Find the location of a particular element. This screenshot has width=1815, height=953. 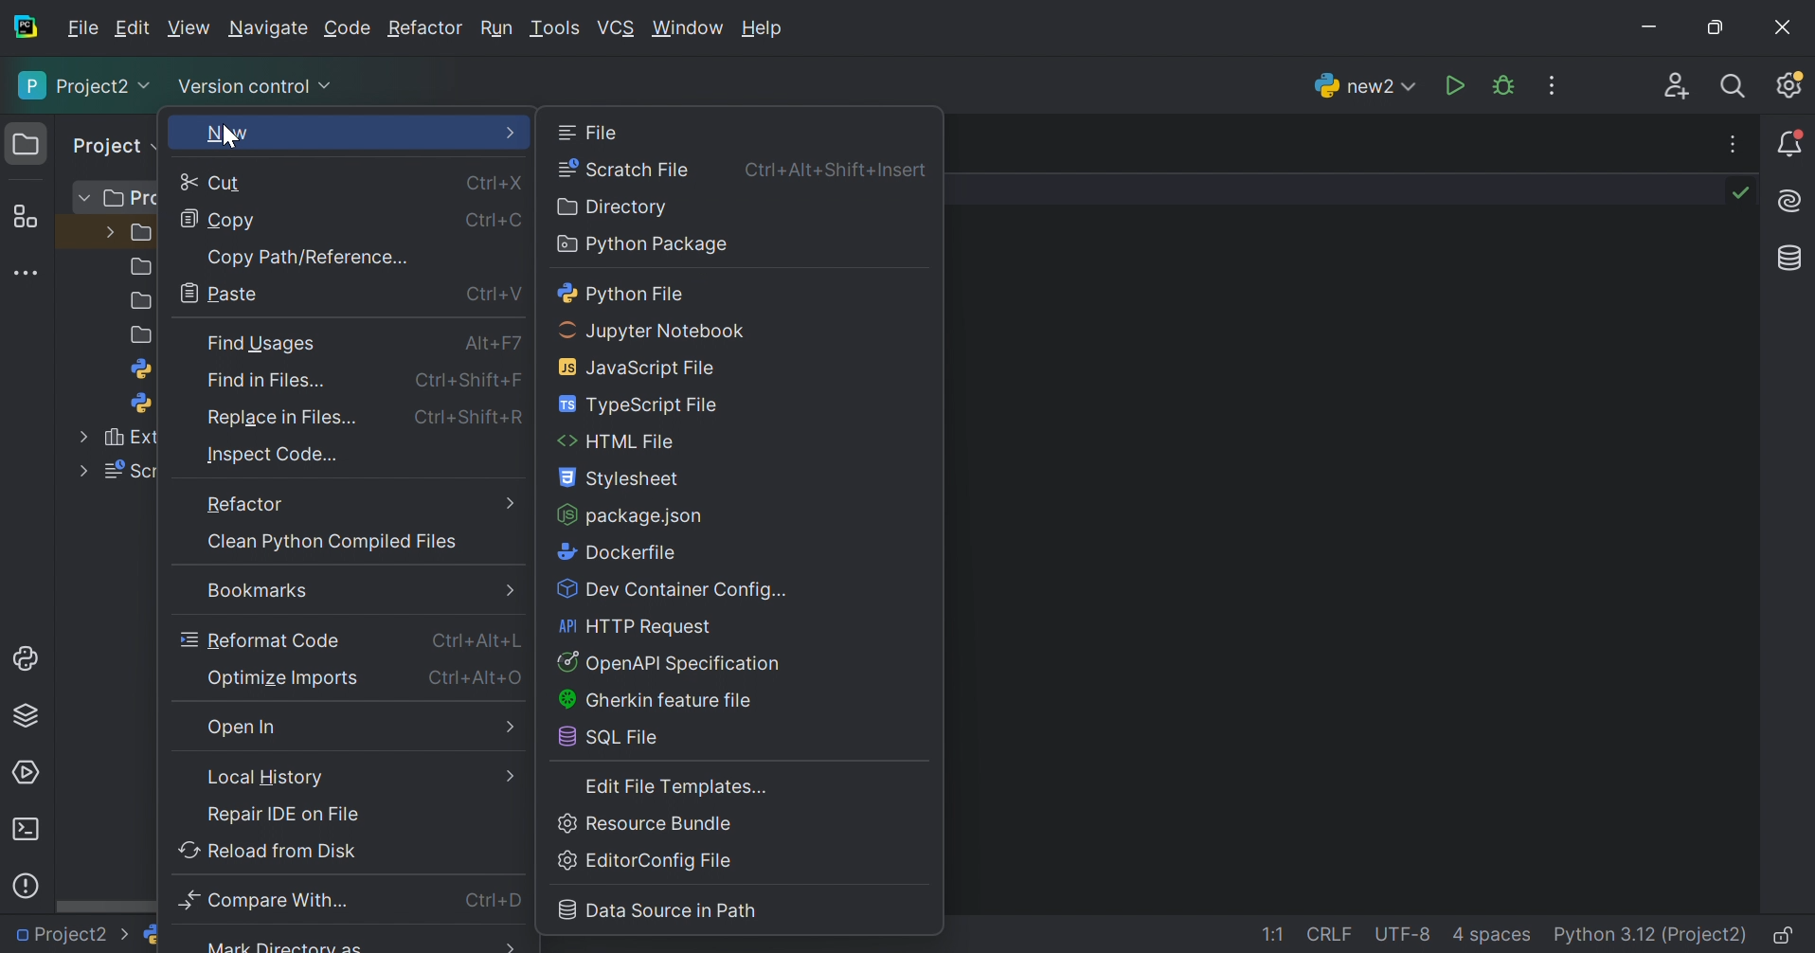

Scroll bar is located at coordinates (102, 908).